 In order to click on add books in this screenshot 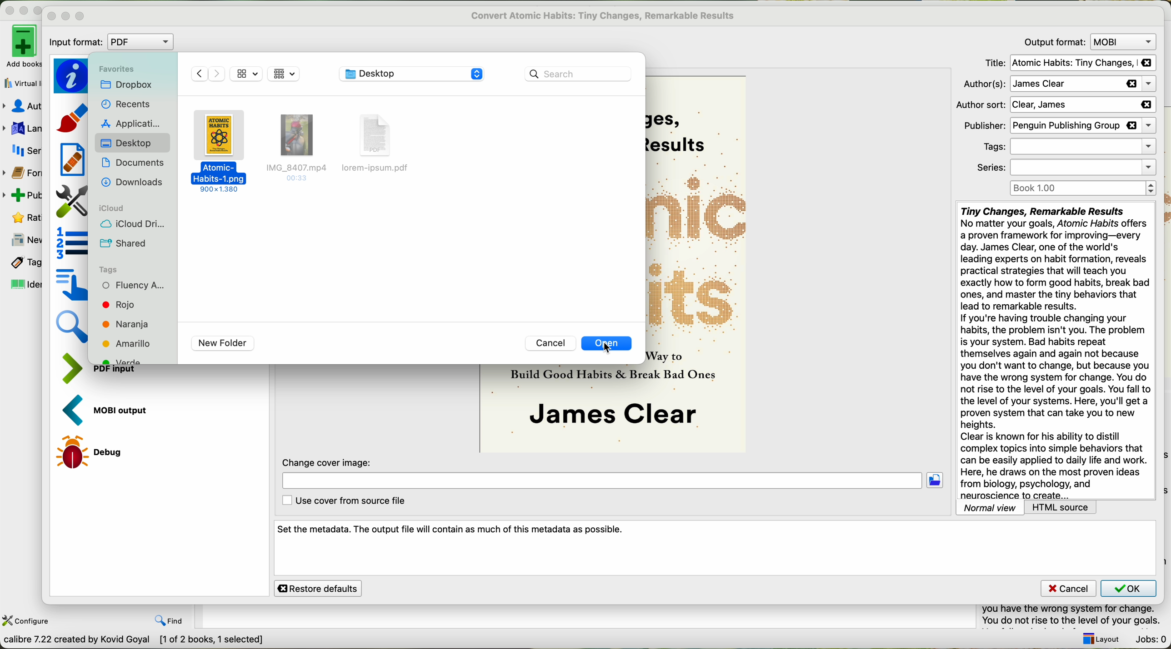, I will do `click(20, 46)`.